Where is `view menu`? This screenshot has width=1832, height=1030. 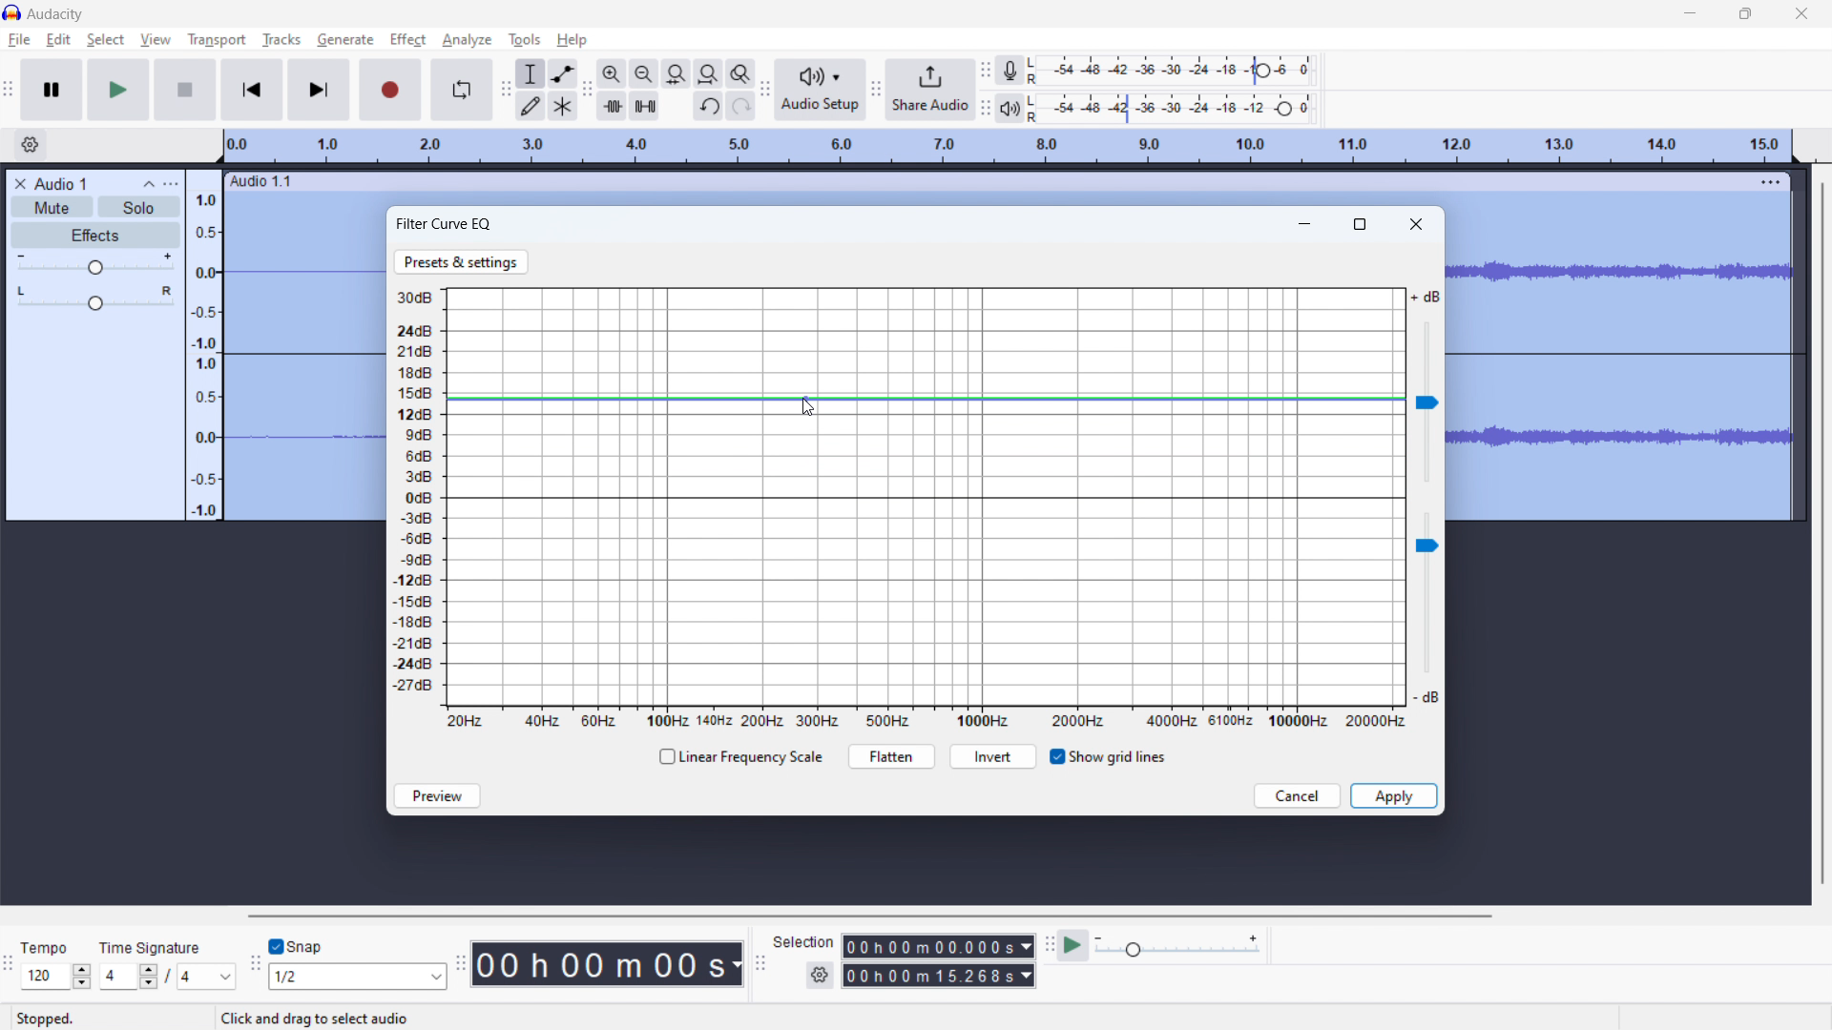 view menu is located at coordinates (171, 183).